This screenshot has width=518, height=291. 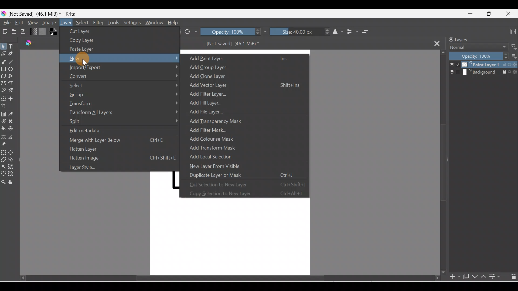 I want to click on Similar colour selection tool, so click(x=12, y=167).